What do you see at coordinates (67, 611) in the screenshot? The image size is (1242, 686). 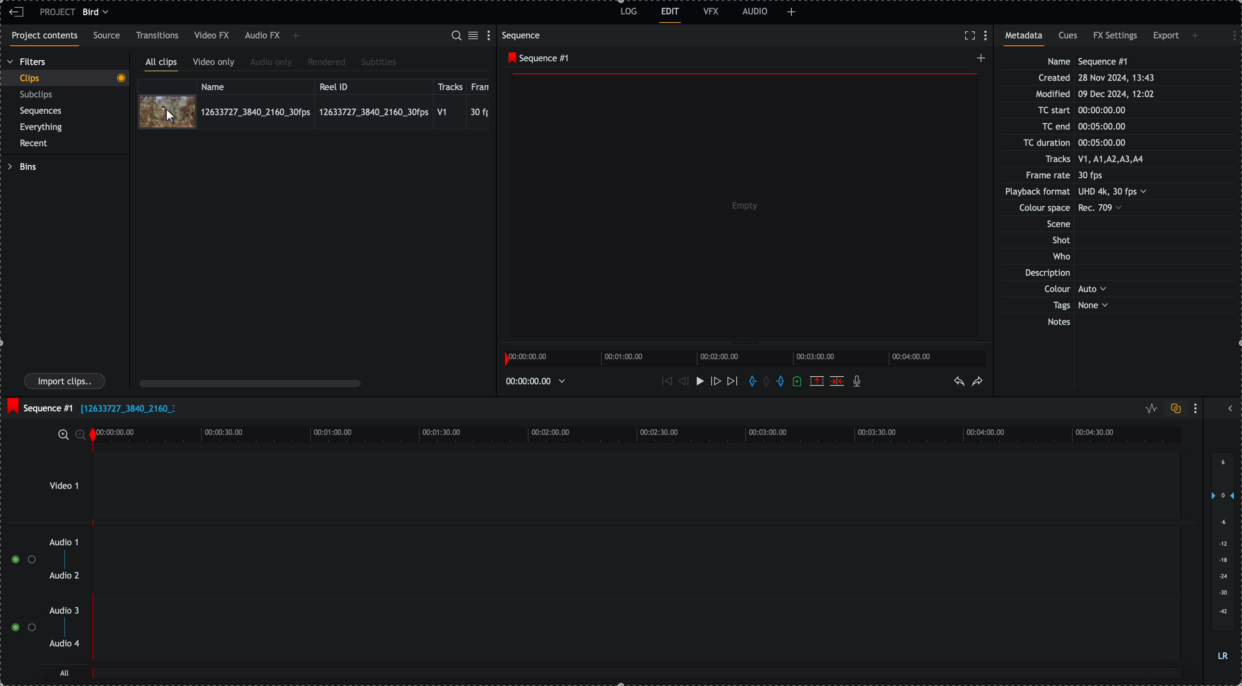 I see `audio 3` at bounding box center [67, 611].